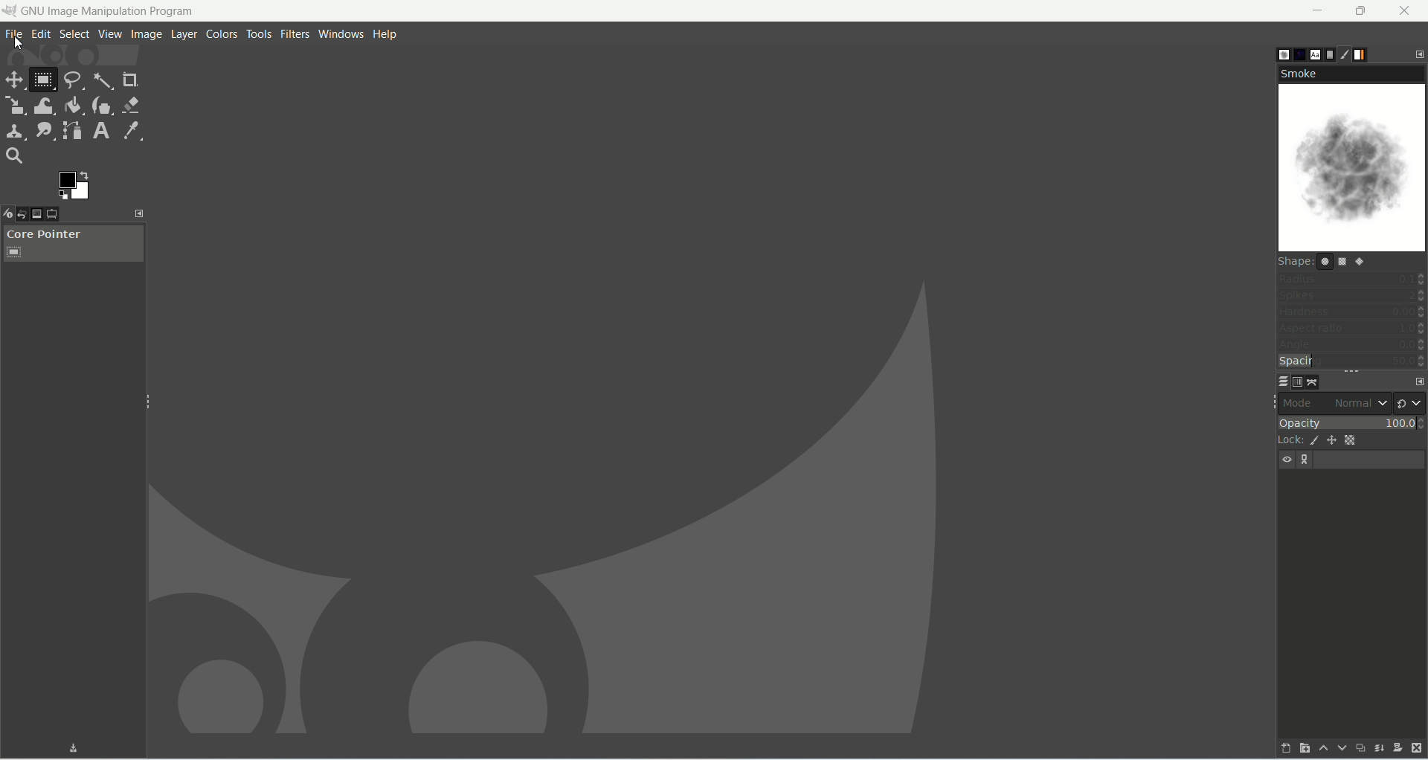 This screenshot has height=760, width=1428. I want to click on maximize, so click(1360, 10).